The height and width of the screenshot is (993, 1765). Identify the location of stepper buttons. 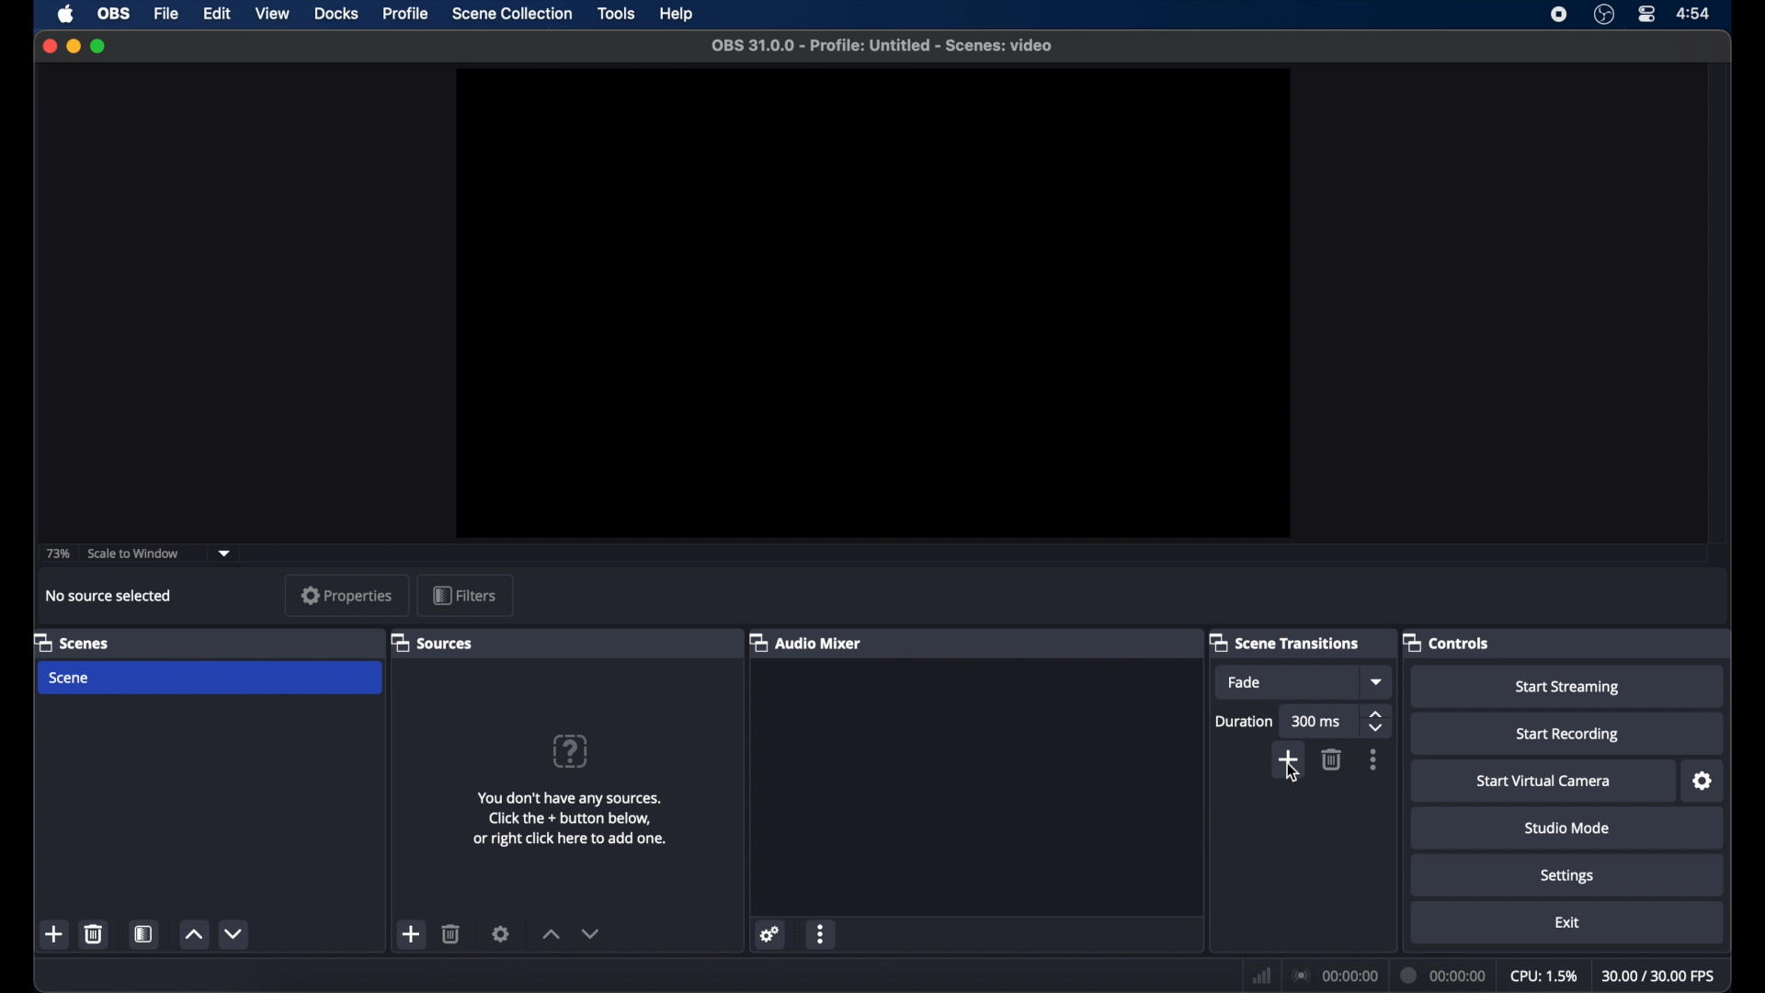
(1377, 721).